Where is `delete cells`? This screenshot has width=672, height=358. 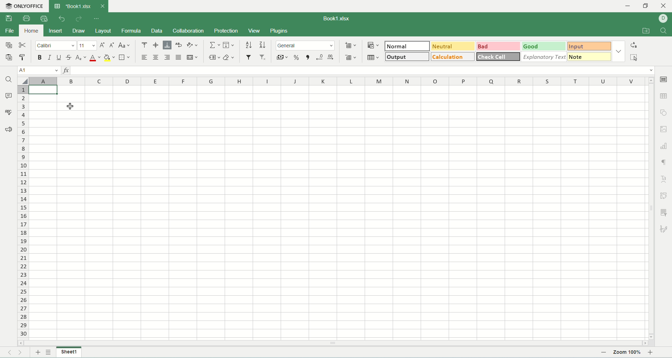 delete cells is located at coordinates (350, 56).